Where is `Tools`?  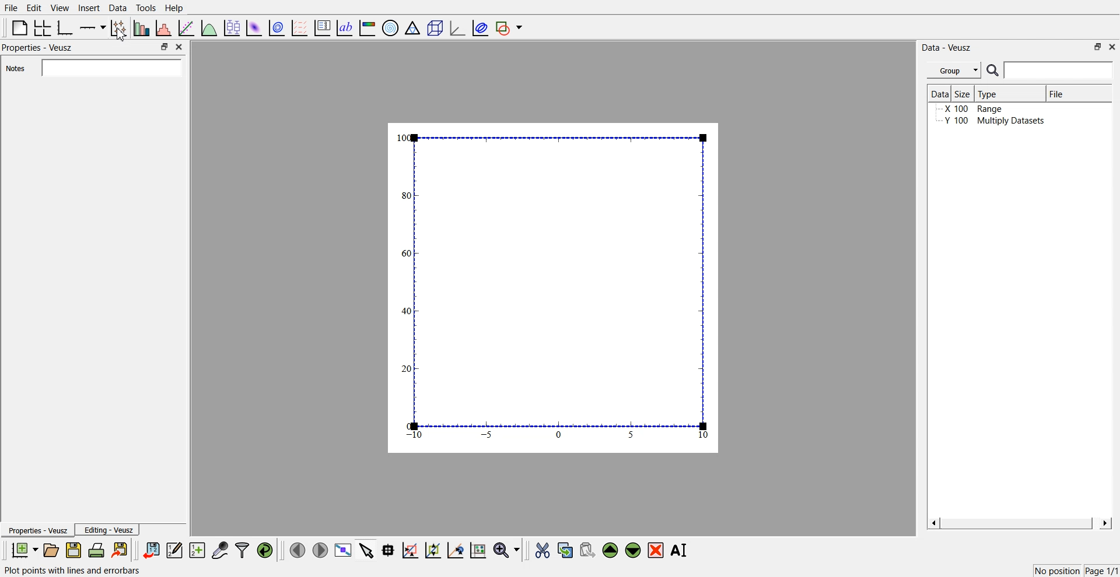
Tools is located at coordinates (145, 8).